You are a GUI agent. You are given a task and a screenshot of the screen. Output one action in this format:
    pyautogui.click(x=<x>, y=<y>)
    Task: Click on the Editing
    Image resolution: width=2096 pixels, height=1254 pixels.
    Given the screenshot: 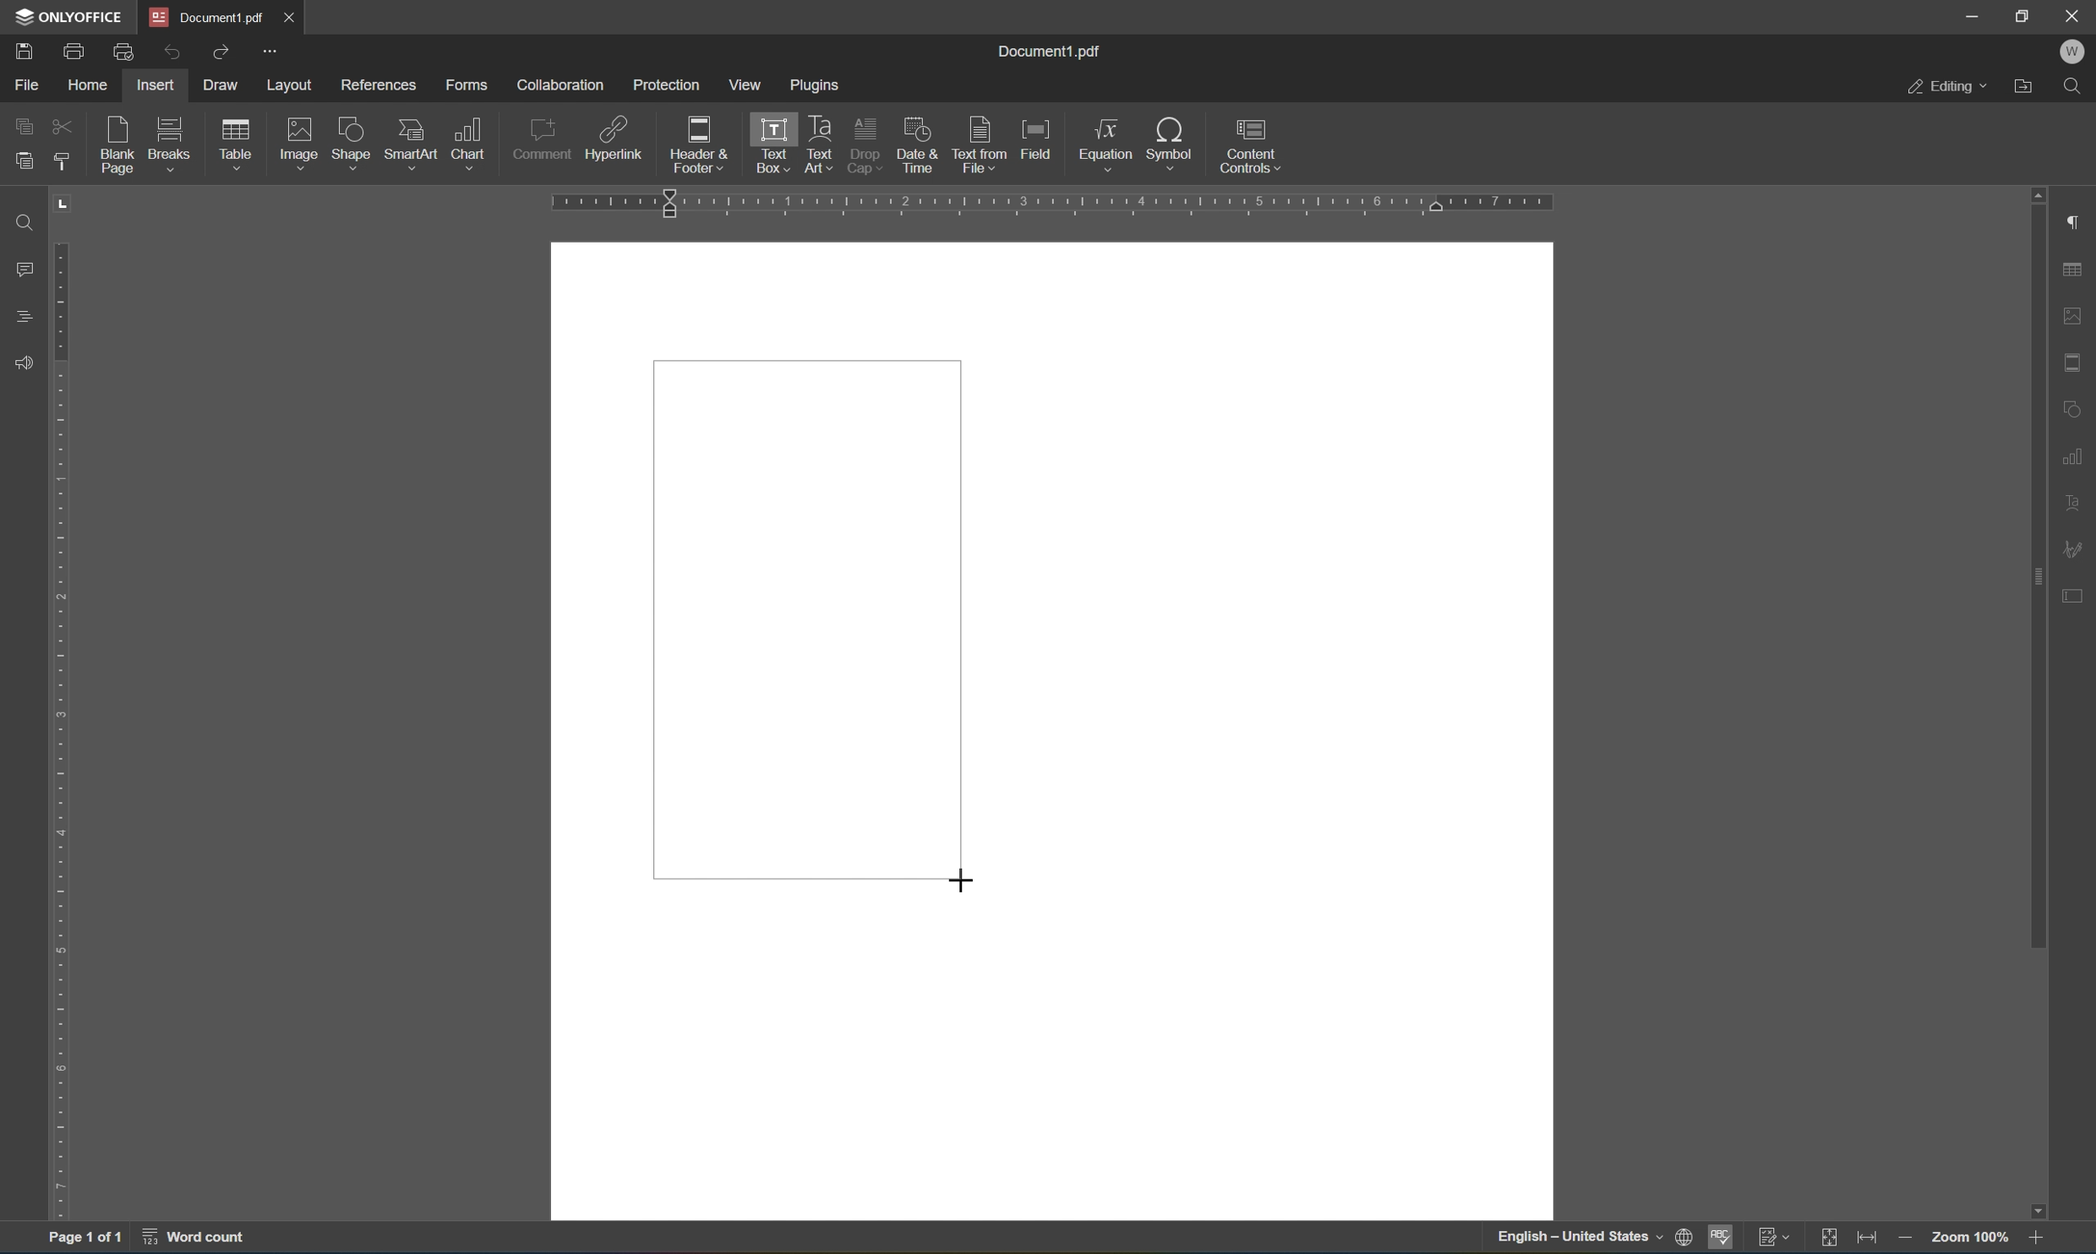 What is the action you would take?
    pyautogui.click(x=1947, y=88)
    